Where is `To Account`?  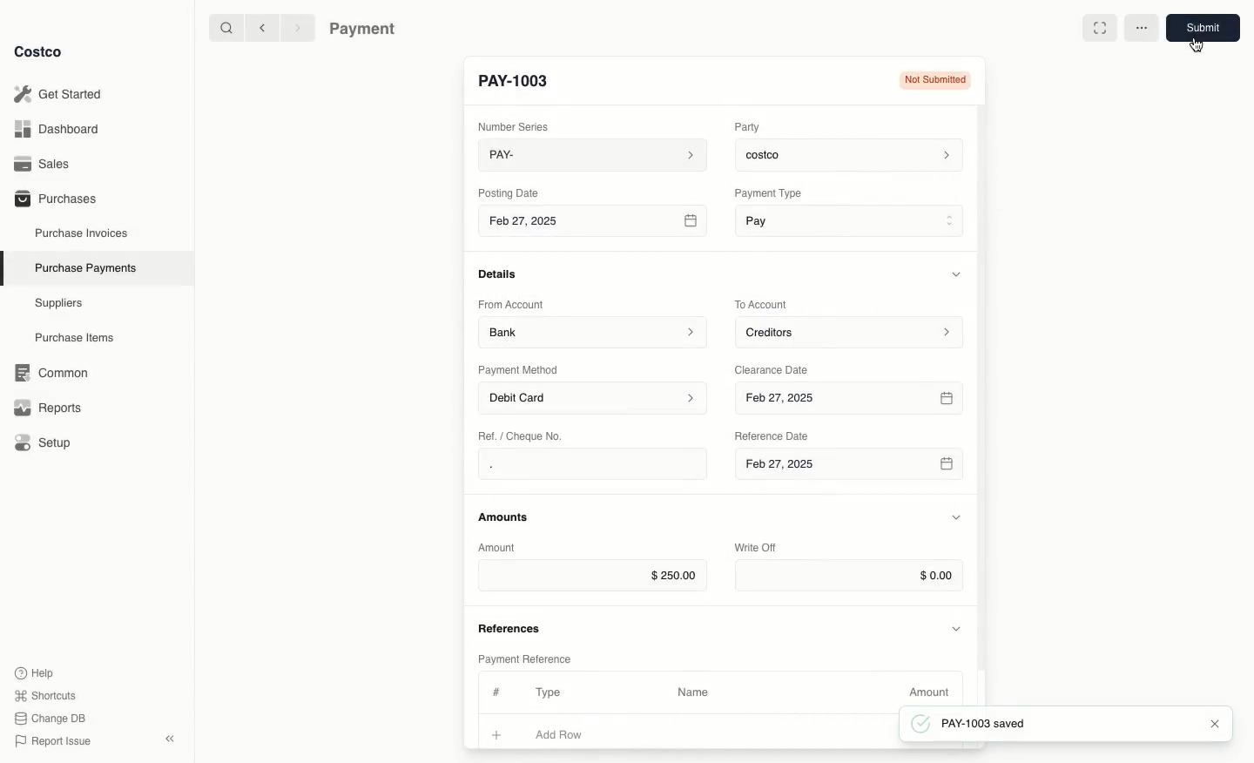 To Account is located at coordinates (763, 304).